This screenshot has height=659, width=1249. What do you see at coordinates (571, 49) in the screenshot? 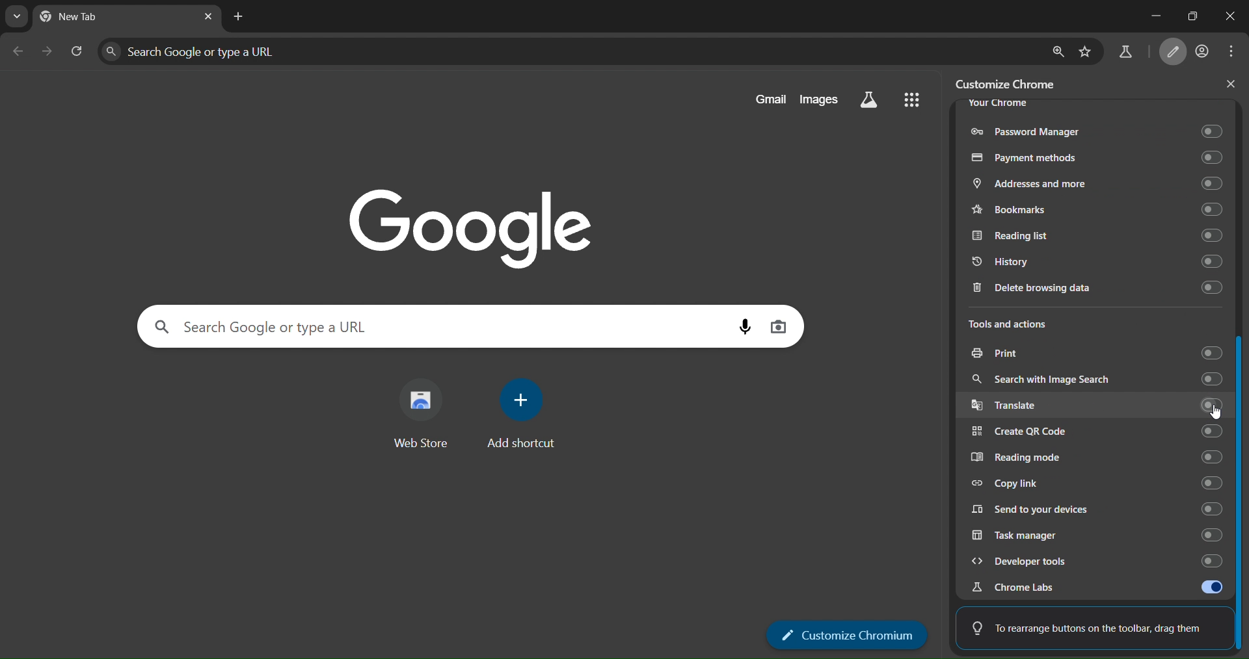
I see `search panel` at bounding box center [571, 49].